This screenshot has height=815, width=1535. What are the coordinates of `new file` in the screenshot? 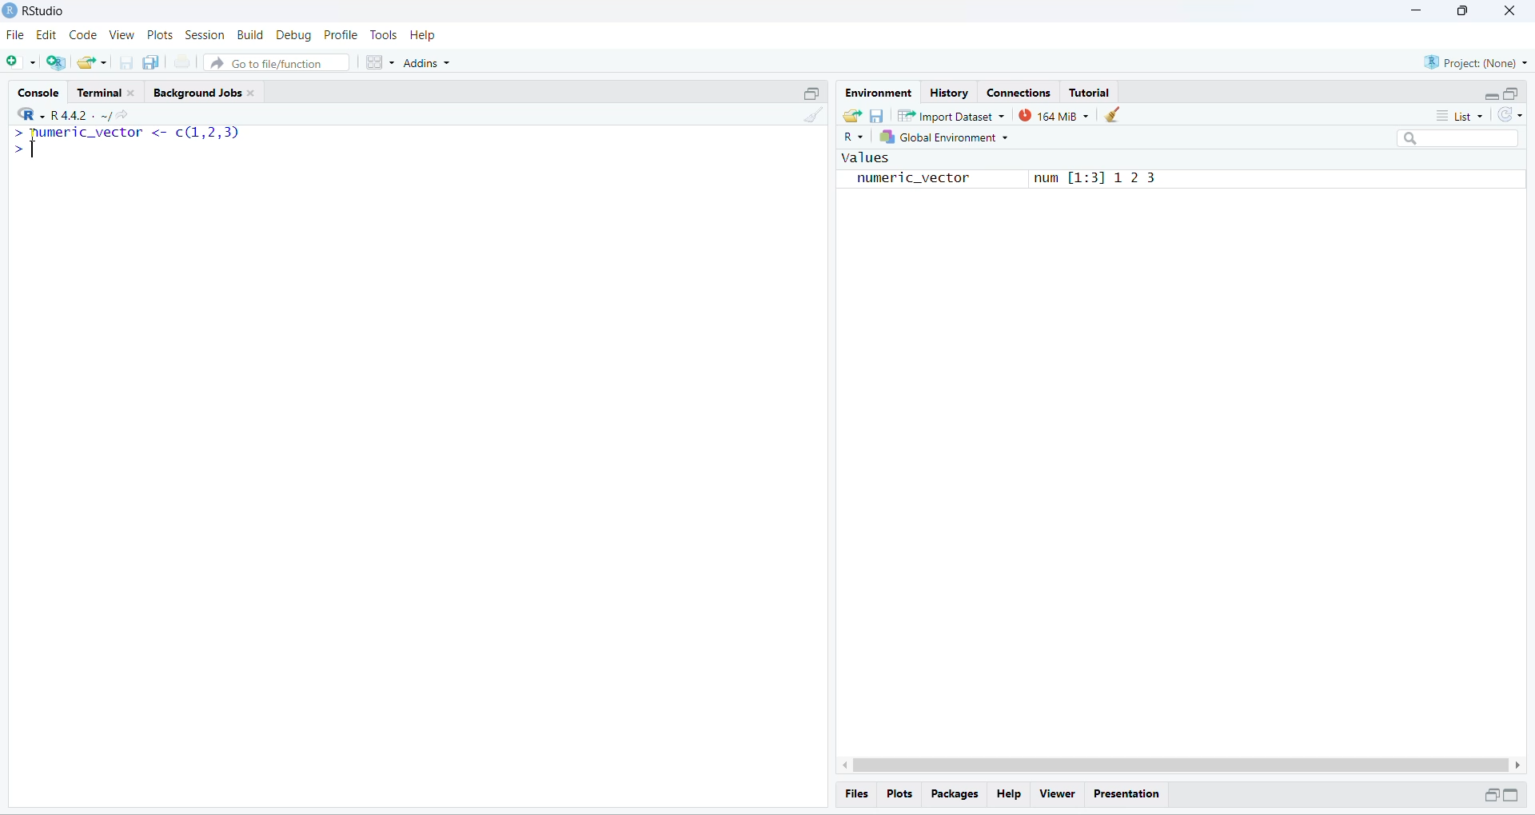 It's located at (18, 60).